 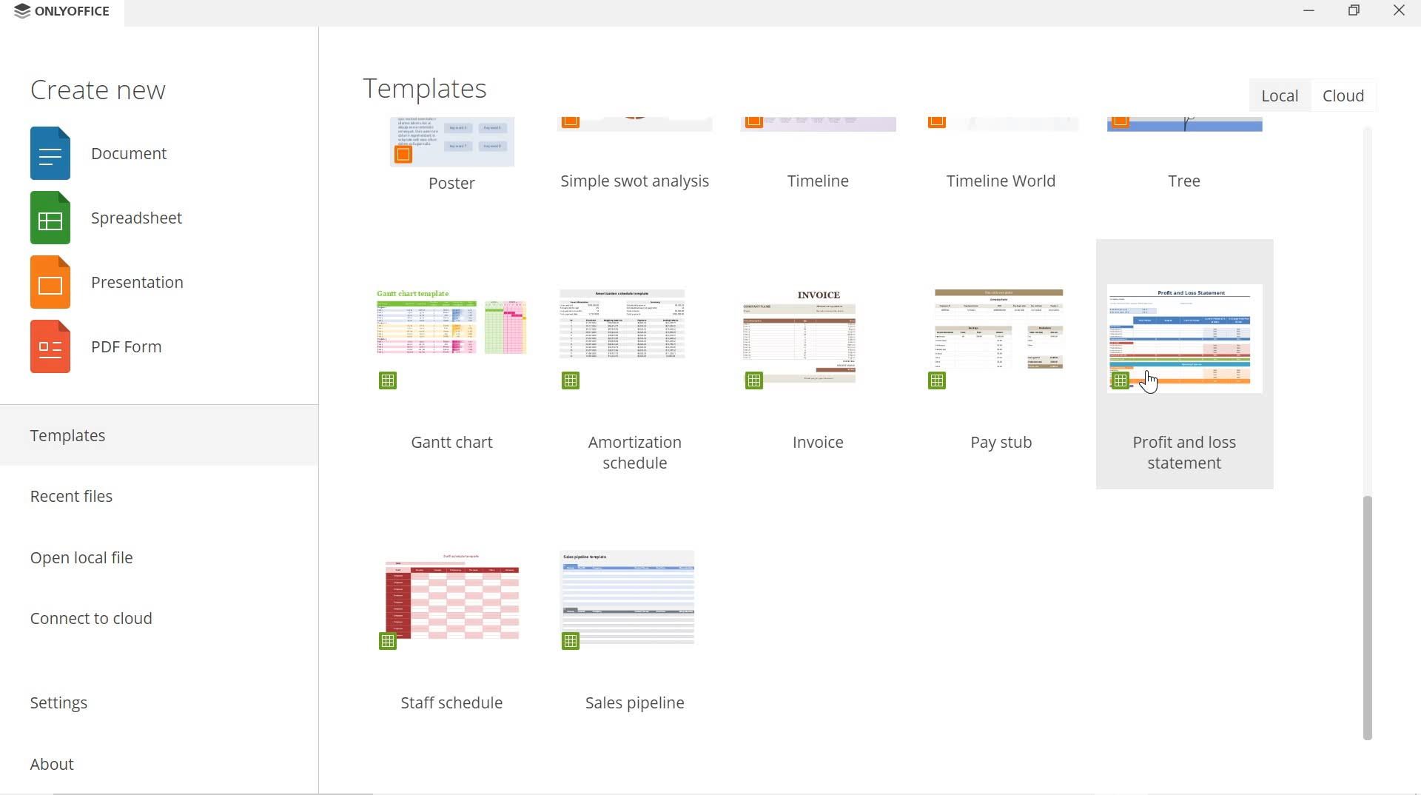 What do you see at coordinates (635, 452) in the screenshot?
I see `Amortization
schedule` at bounding box center [635, 452].